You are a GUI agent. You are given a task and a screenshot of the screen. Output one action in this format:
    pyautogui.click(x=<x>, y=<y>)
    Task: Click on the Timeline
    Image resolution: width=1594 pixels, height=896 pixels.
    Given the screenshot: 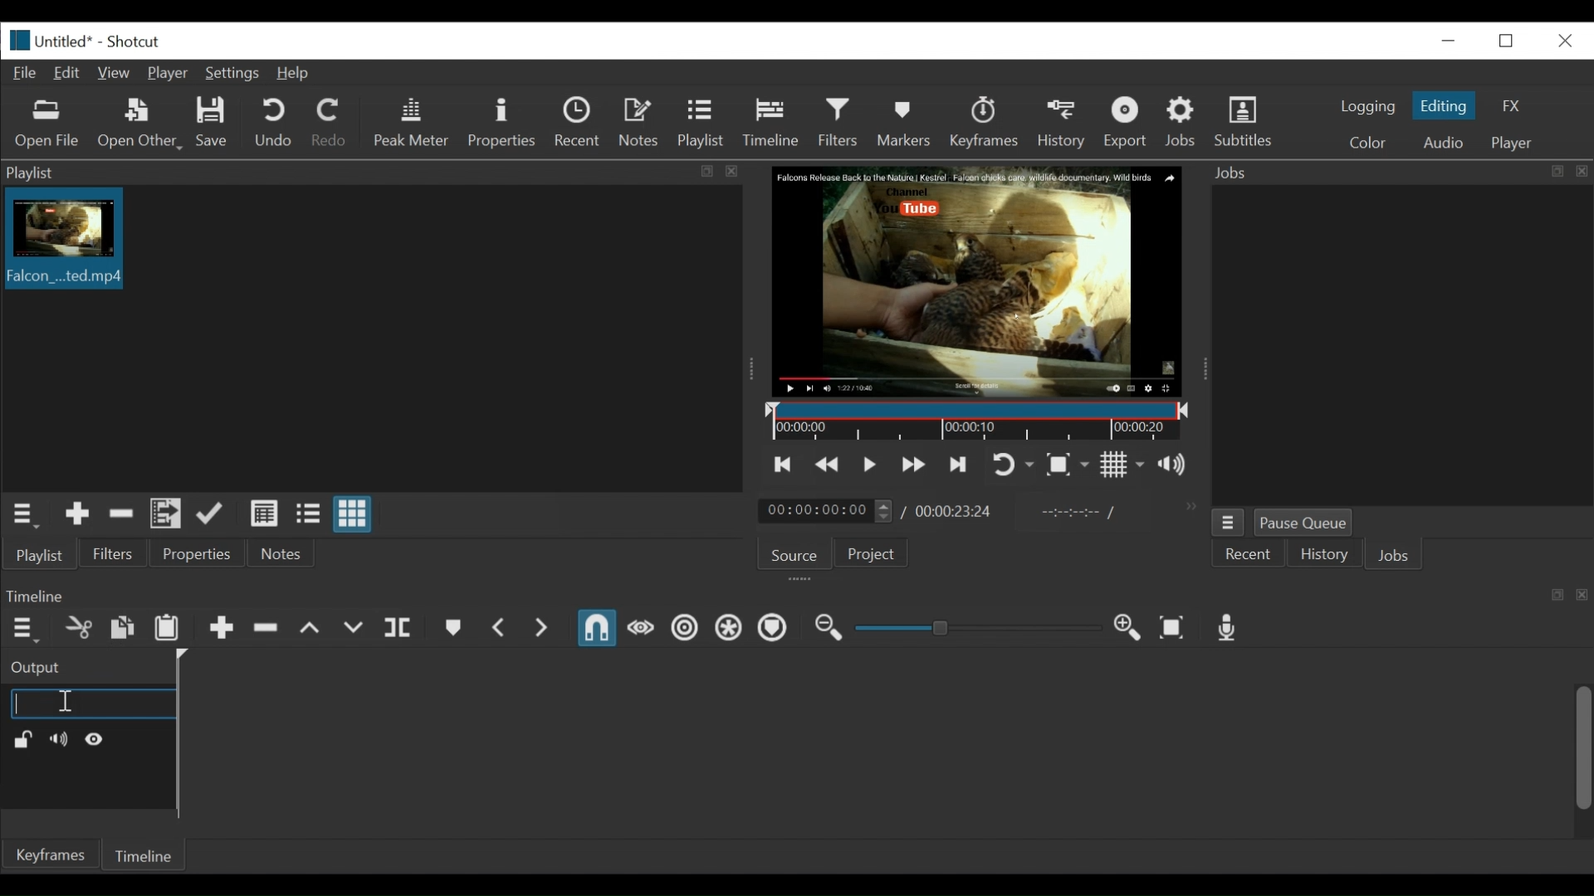 What is the action you would take?
    pyautogui.click(x=139, y=856)
    